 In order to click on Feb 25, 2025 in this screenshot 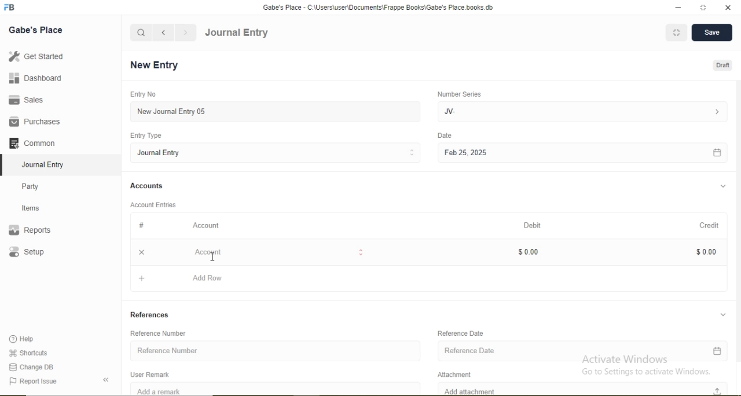, I will do `click(582, 153)`.